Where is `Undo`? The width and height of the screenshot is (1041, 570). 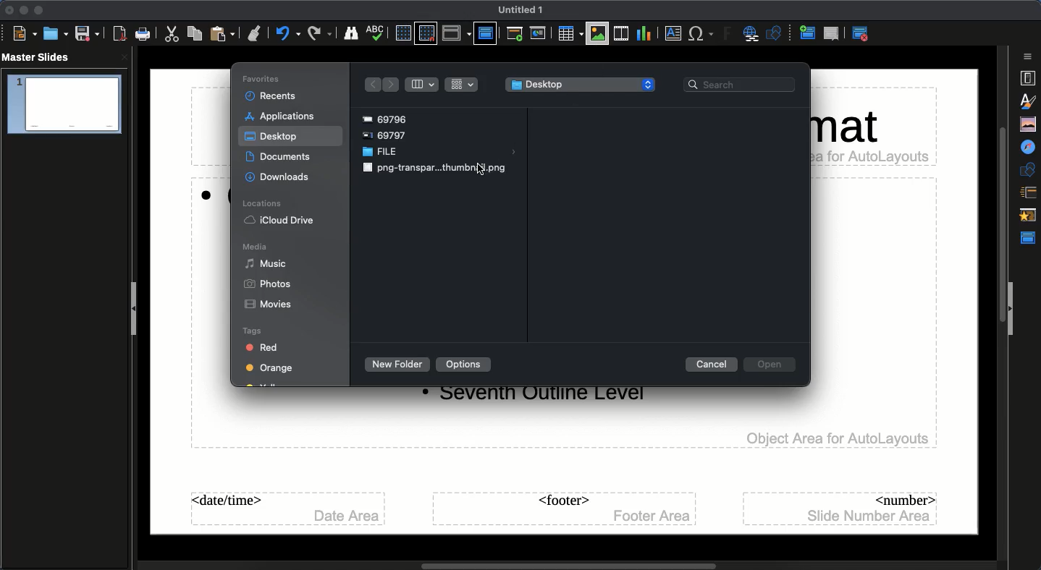 Undo is located at coordinates (287, 33).